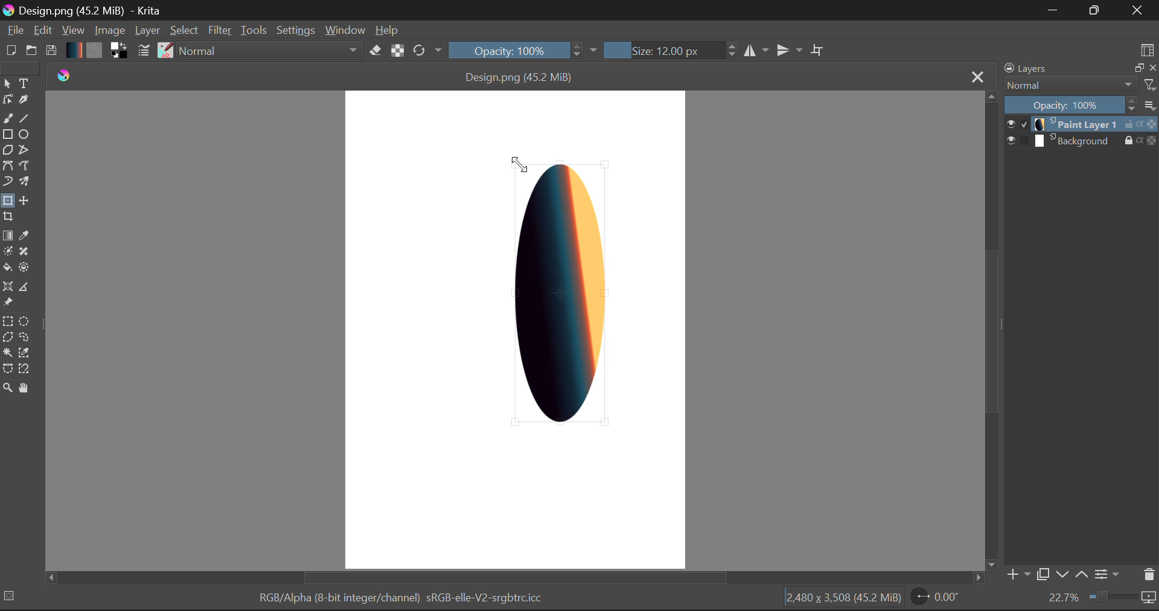 The image size is (1159, 611). What do you see at coordinates (13, 30) in the screenshot?
I see `File` at bounding box center [13, 30].